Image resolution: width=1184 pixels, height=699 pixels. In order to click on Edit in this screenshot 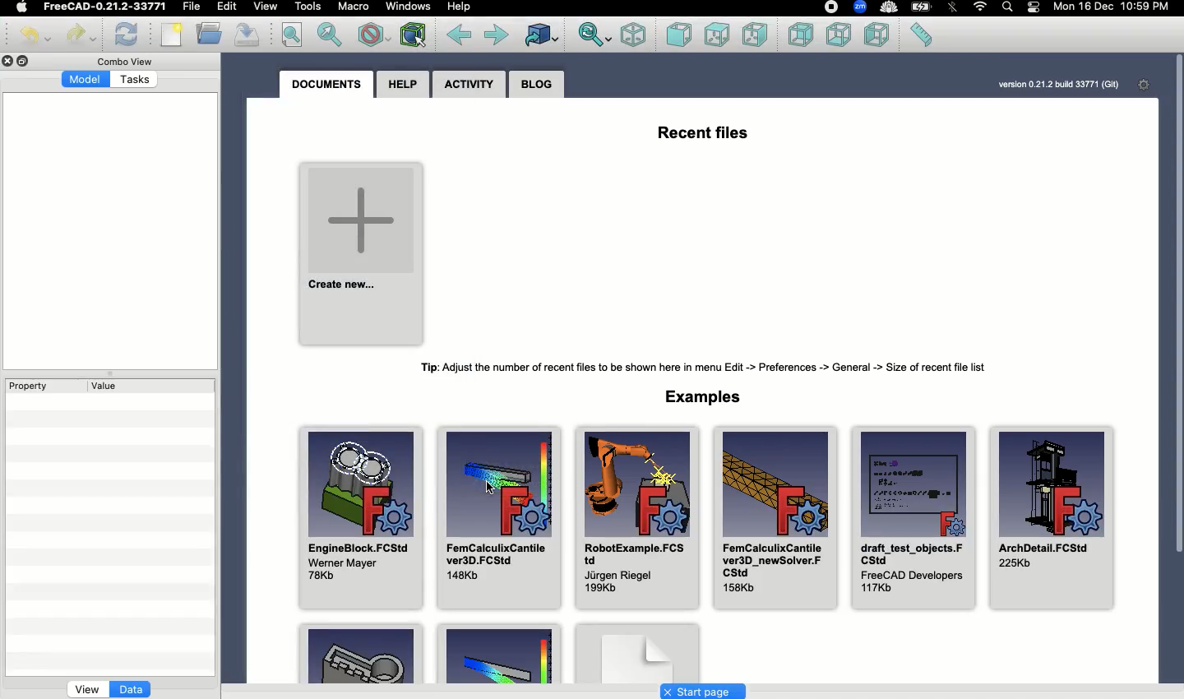, I will do `click(229, 8)`.